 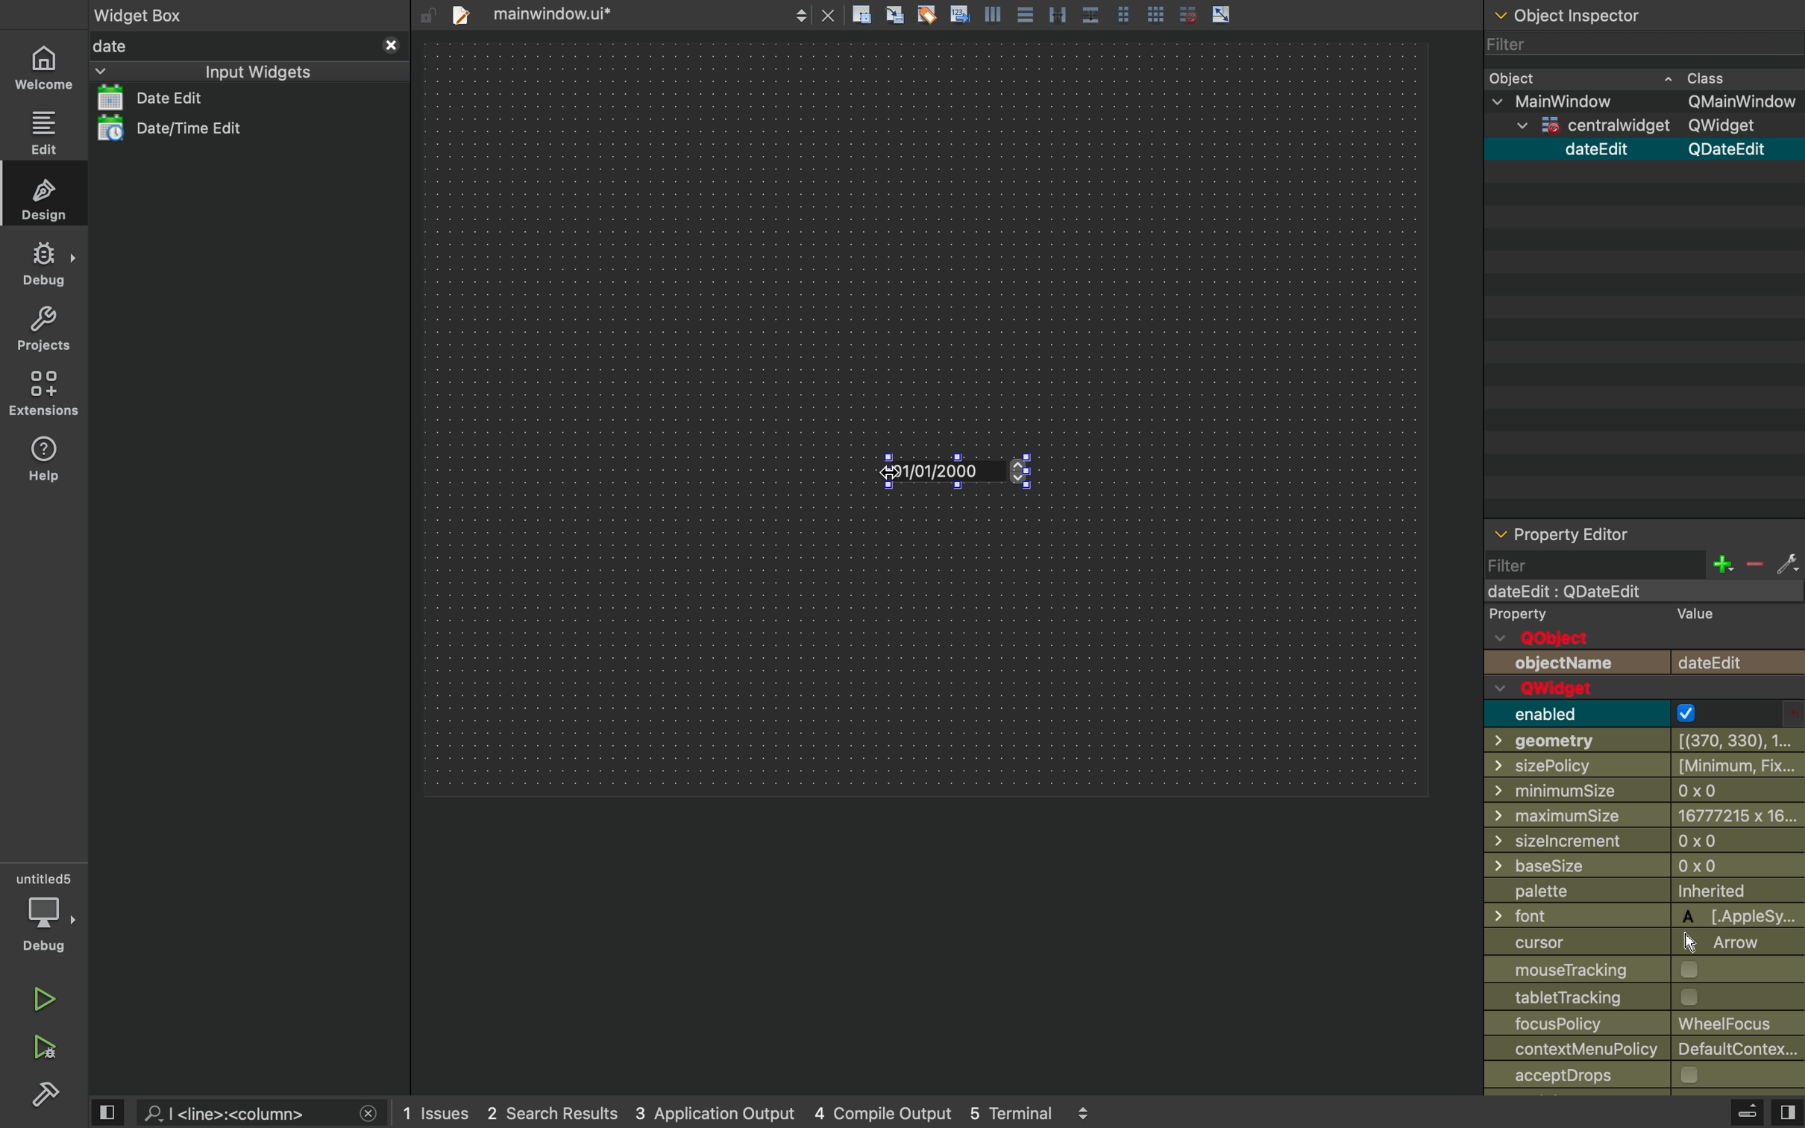 I want to click on close, so click(x=828, y=13).